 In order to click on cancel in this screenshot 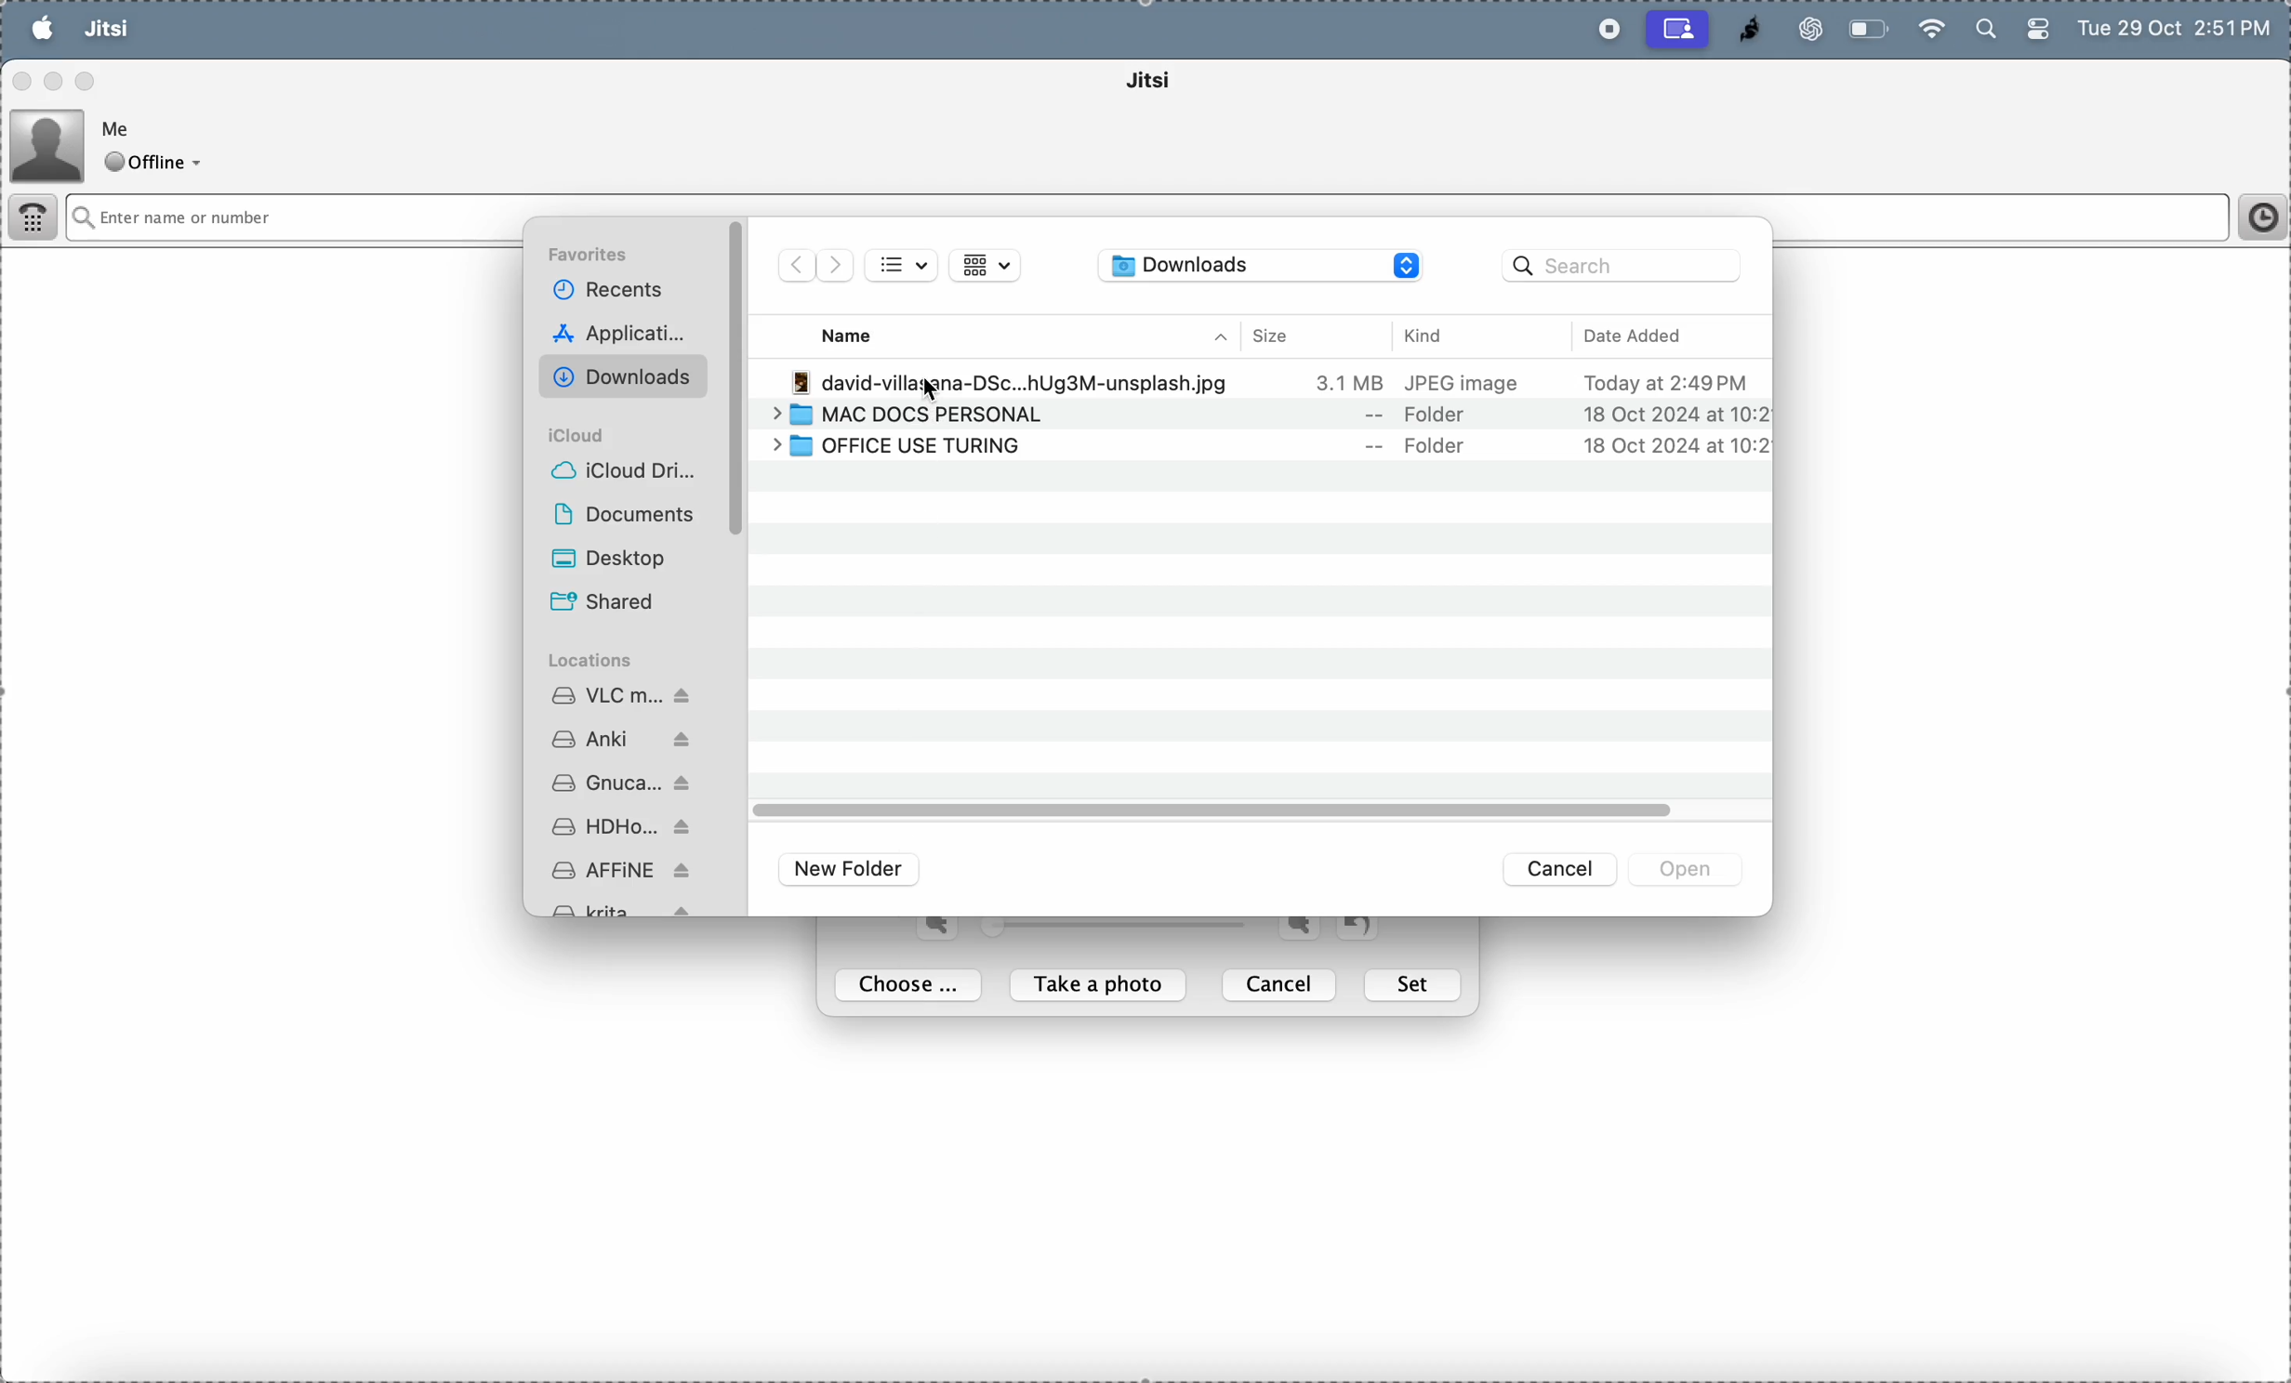, I will do `click(1282, 984)`.